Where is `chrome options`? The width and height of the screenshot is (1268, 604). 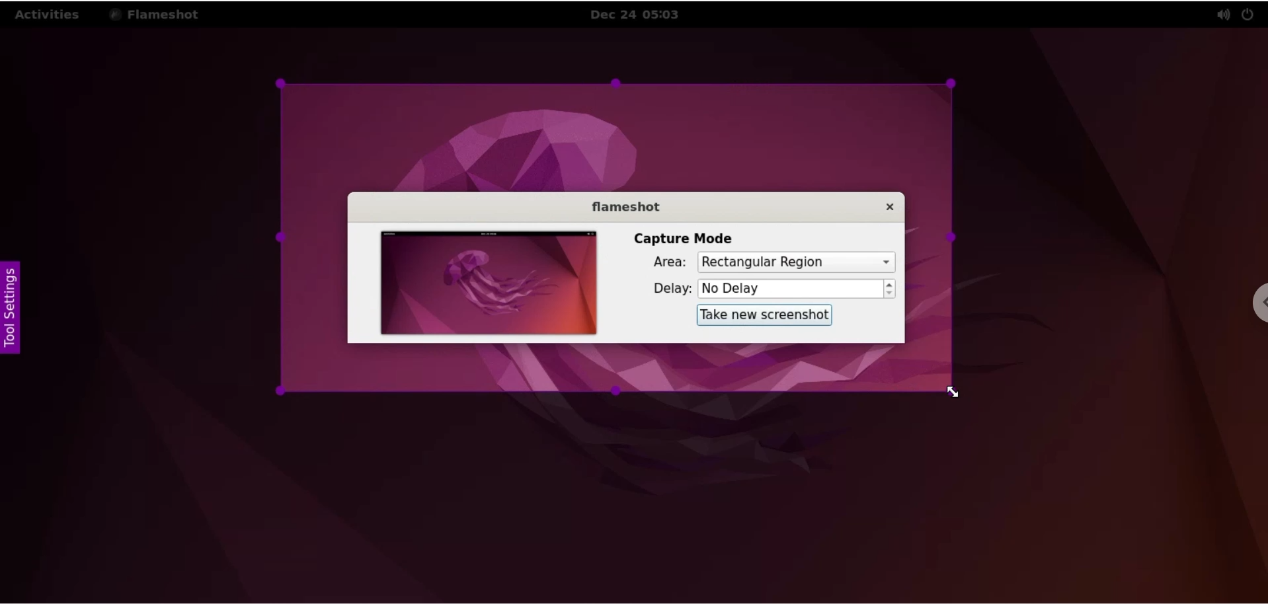 chrome options is located at coordinates (1257, 303).